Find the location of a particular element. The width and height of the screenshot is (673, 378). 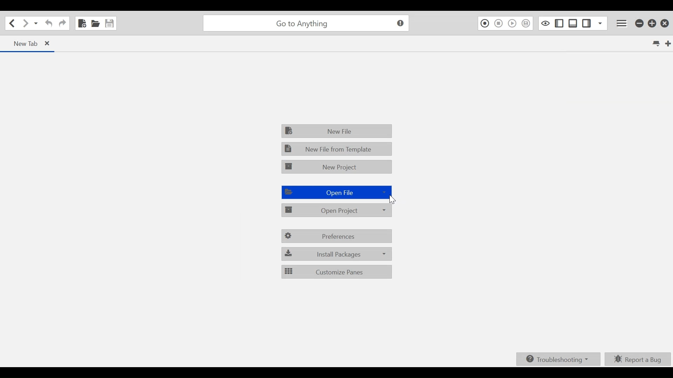

Undo is located at coordinates (48, 23).